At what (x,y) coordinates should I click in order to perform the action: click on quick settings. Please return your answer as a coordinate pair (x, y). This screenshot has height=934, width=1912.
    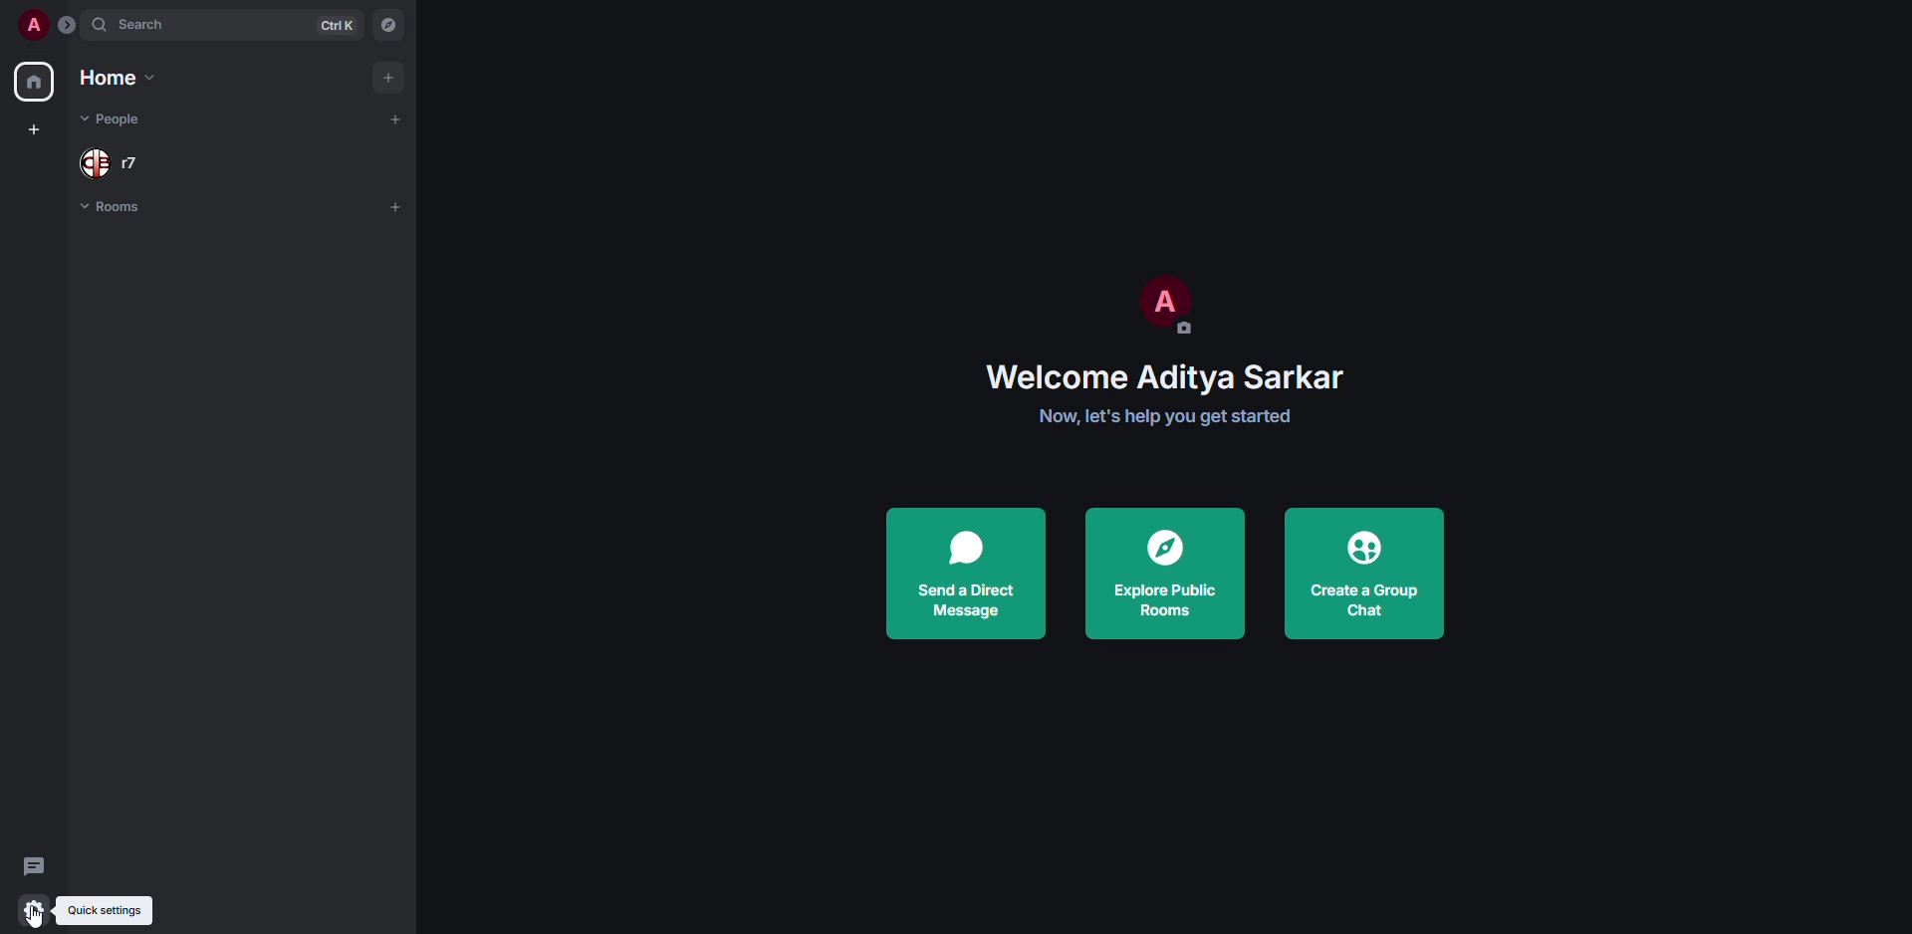
    Looking at the image, I should click on (105, 909).